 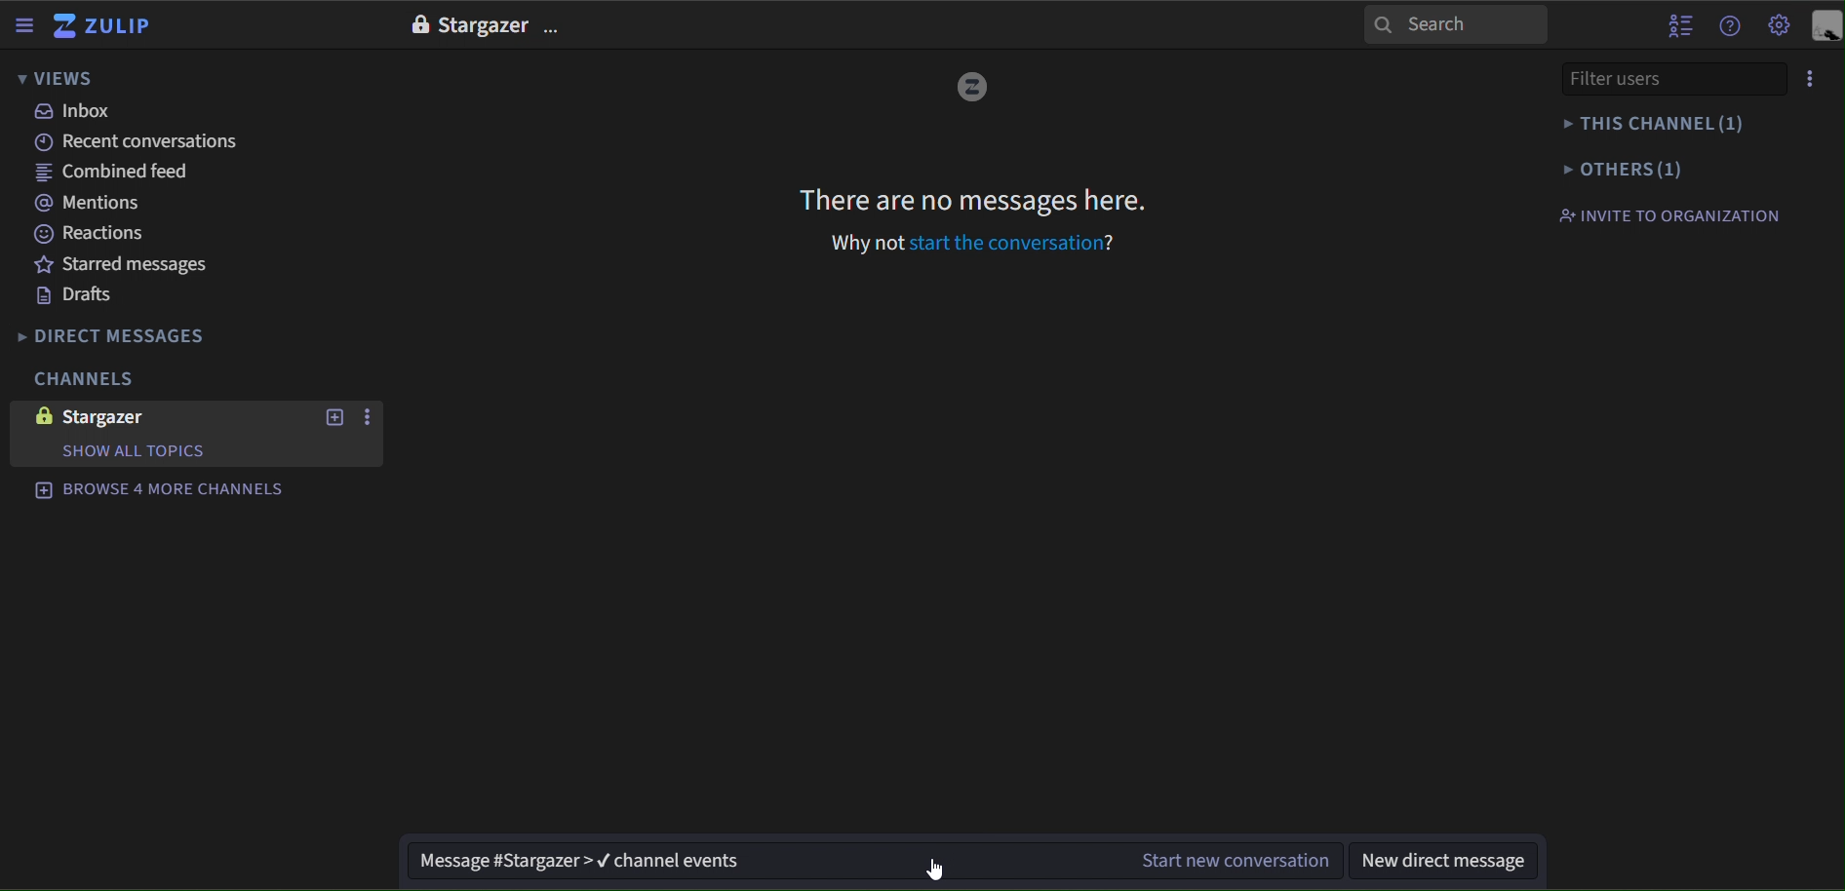 I want to click on options, so click(x=555, y=29).